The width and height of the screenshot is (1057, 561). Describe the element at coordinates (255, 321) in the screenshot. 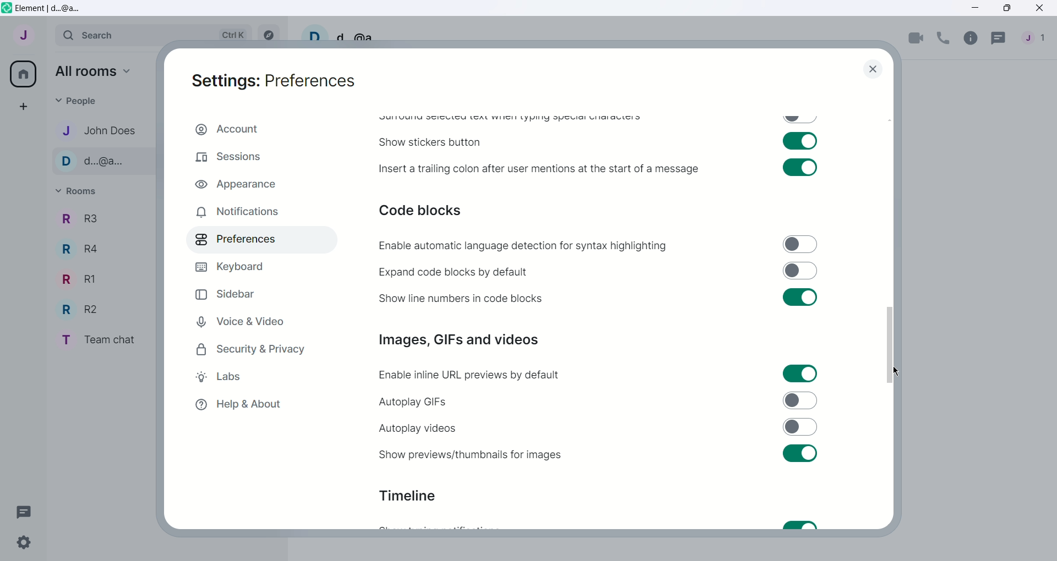

I see `Voice and Video` at that location.